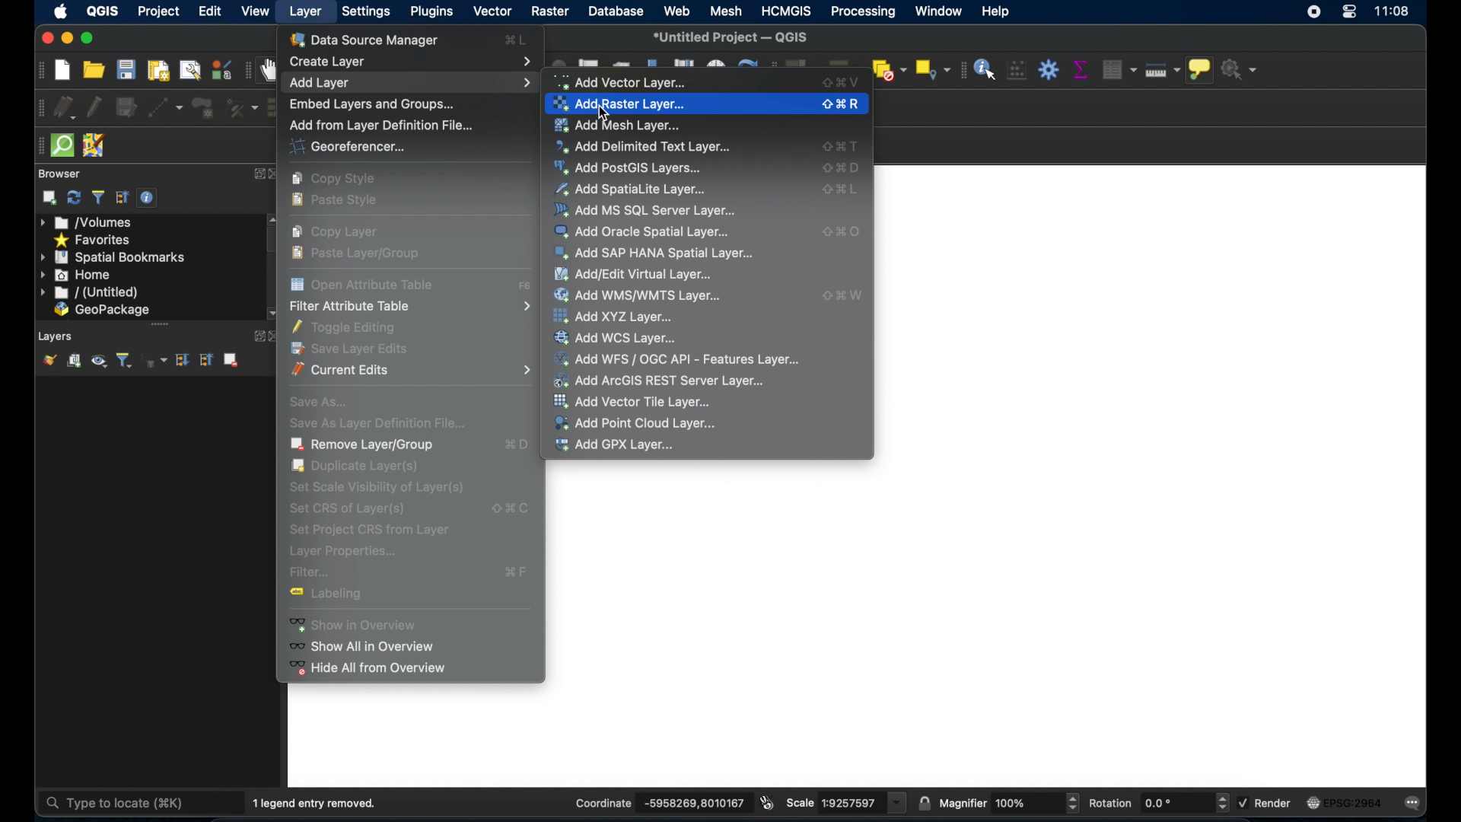 Image resolution: width=1461 pixels, height=822 pixels. Describe the element at coordinates (1277, 804) in the screenshot. I see `render` at that location.